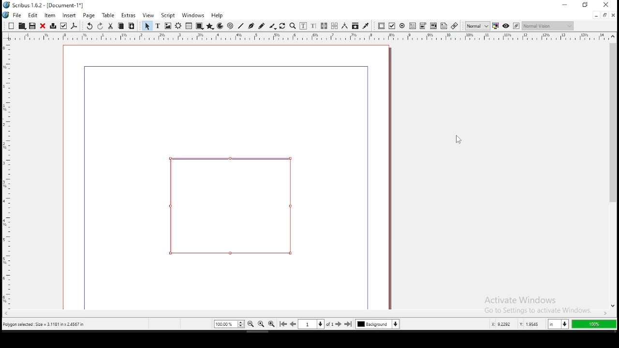 Image resolution: width=619 pixels, height=348 pixels. What do you see at coordinates (413, 26) in the screenshot?
I see `pdf text field` at bounding box center [413, 26].